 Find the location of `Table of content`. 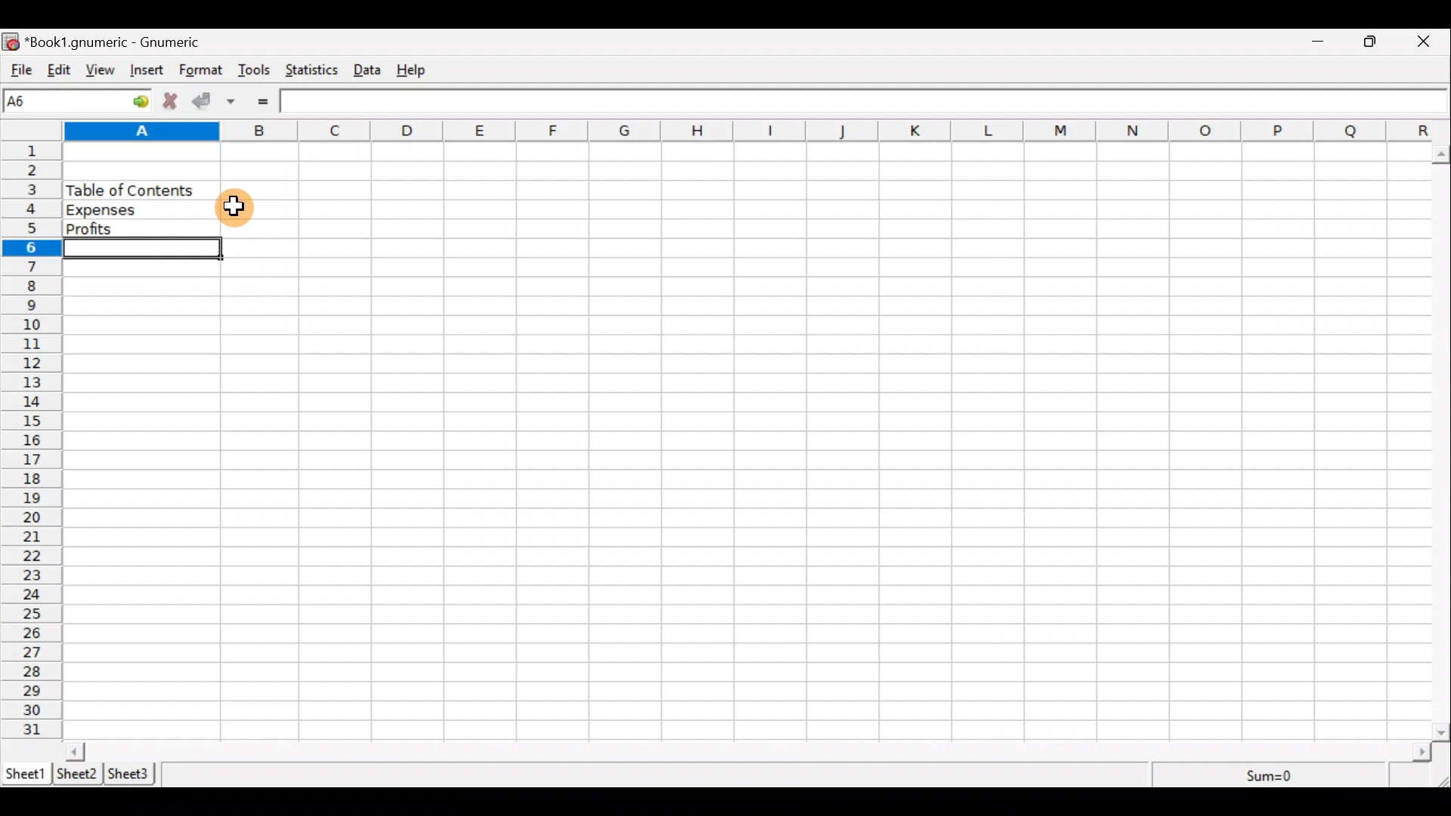

Table of content is located at coordinates (133, 191).